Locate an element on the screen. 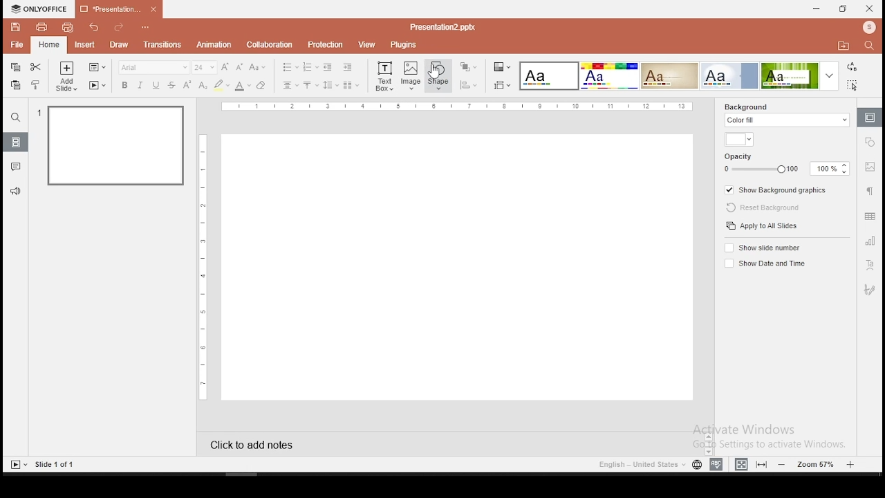 The image size is (885, 498). background fill is located at coordinates (788, 116).